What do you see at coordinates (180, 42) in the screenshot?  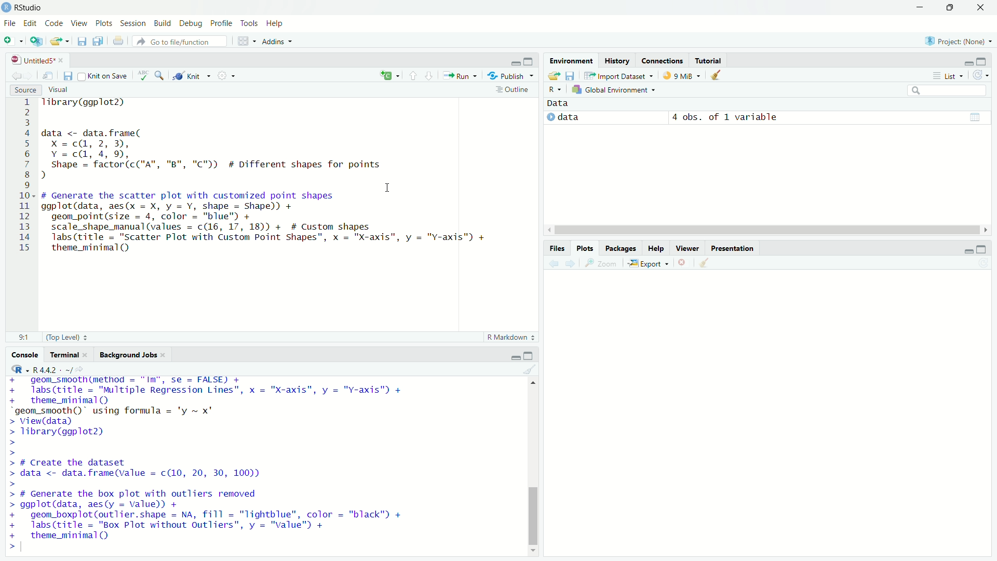 I see `Go to file/function` at bounding box center [180, 42].